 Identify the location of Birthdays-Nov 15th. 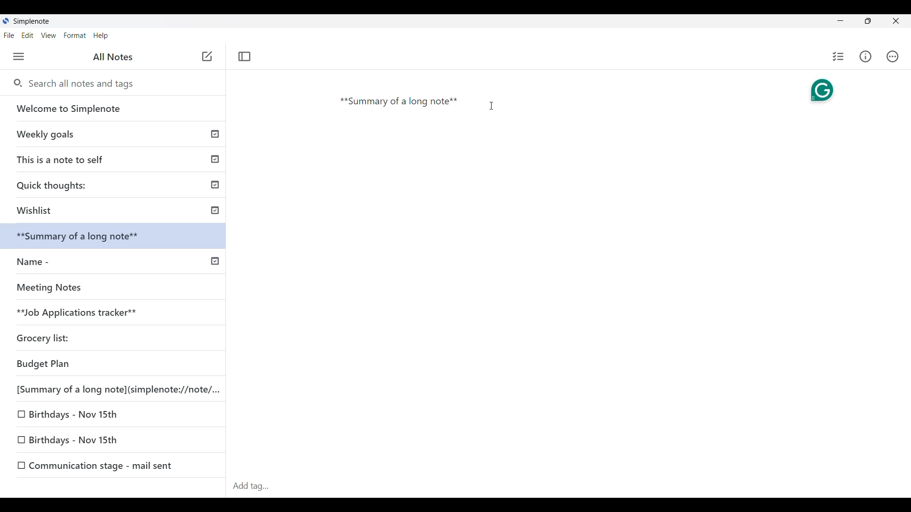
(76, 415).